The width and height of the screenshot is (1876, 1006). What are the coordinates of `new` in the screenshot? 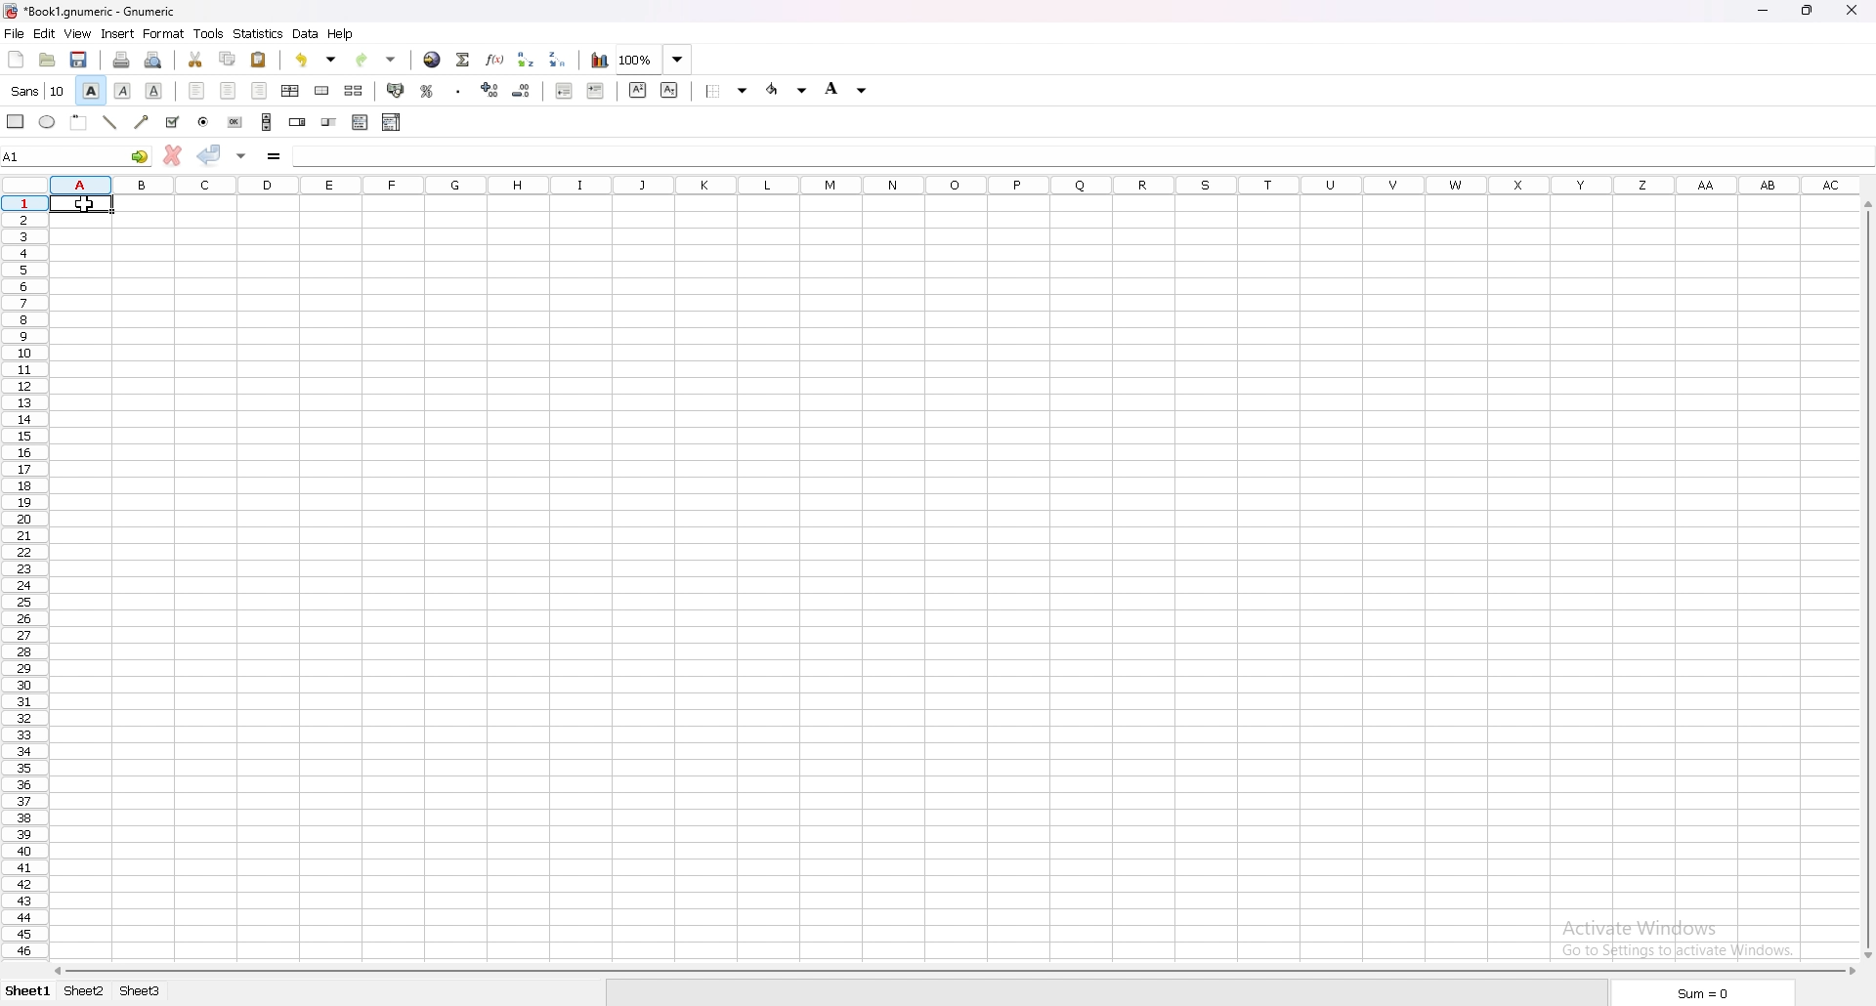 It's located at (17, 60).